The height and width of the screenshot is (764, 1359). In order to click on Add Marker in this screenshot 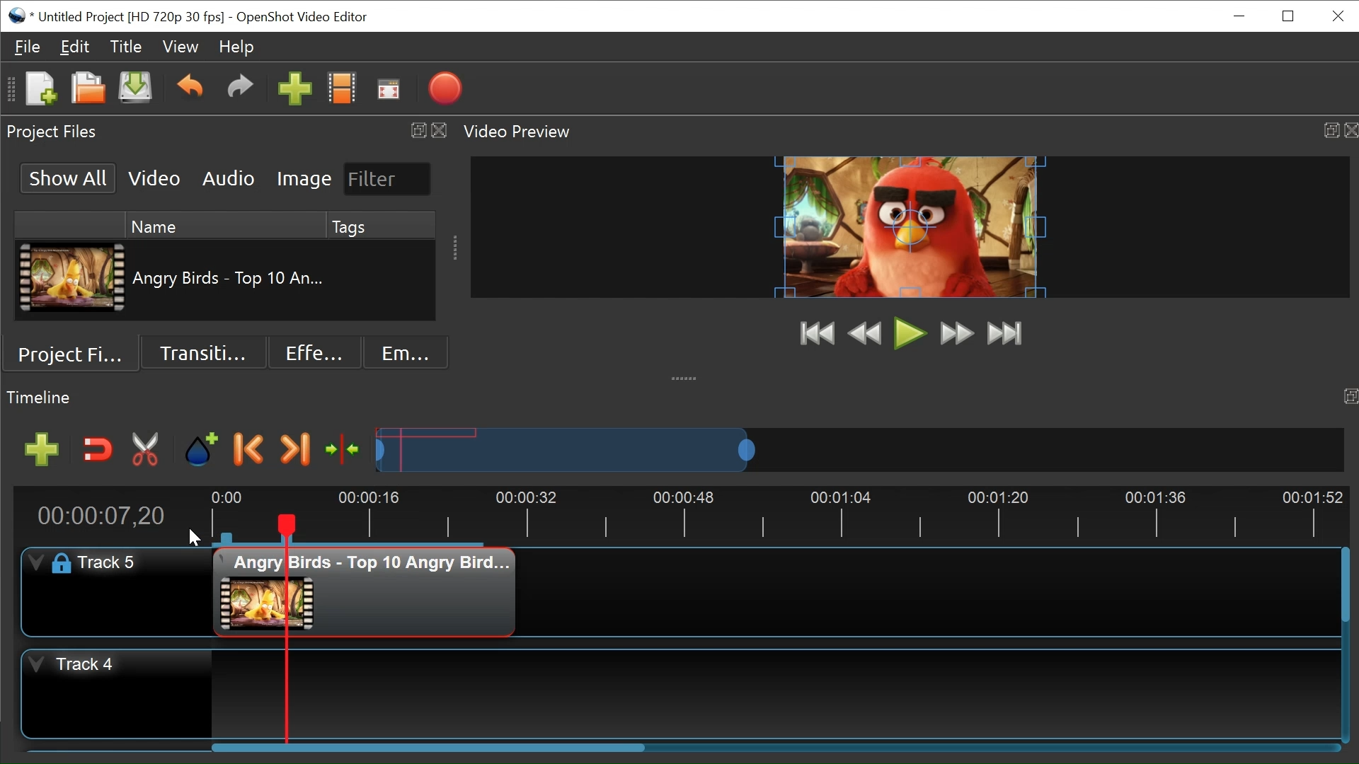, I will do `click(201, 450)`.